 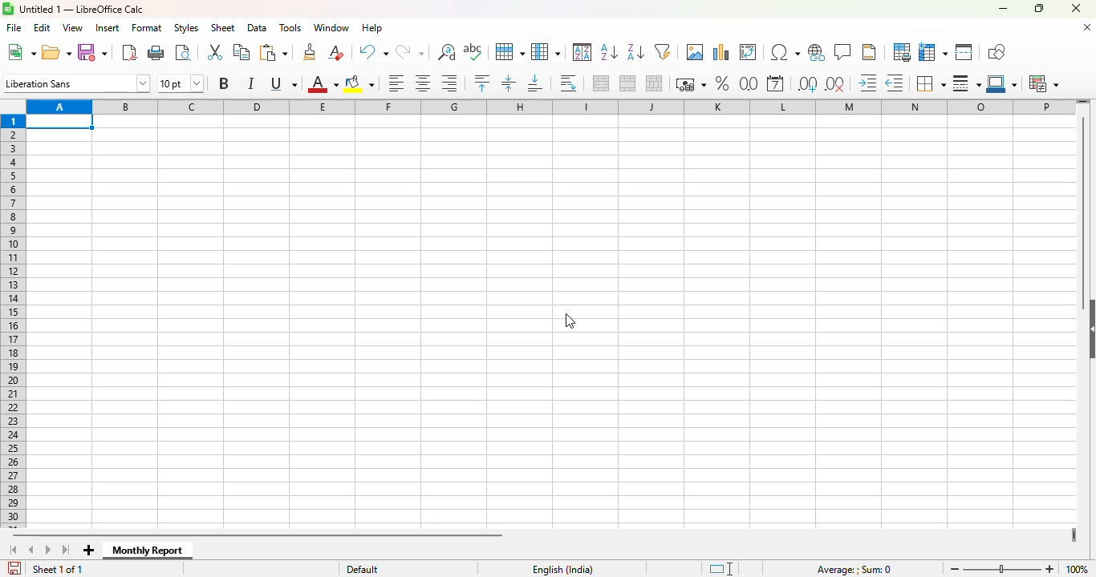 I want to click on print, so click(x=156, y=53).